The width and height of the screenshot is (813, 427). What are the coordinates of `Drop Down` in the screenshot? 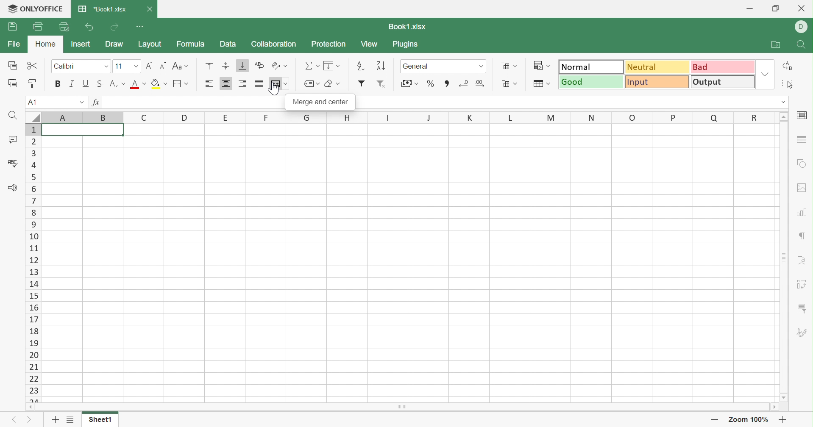 It's located at (106, 66).